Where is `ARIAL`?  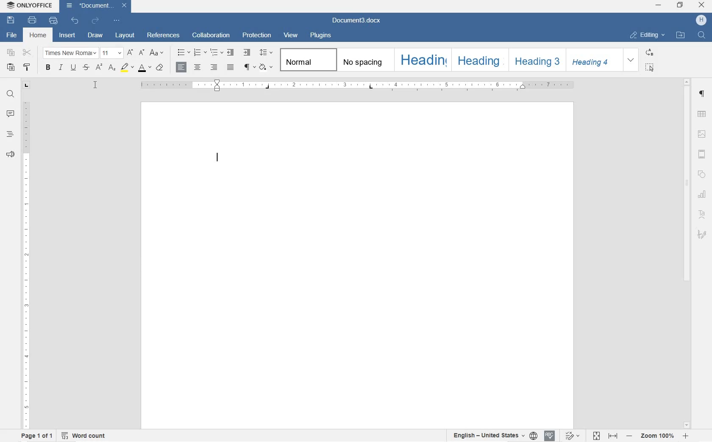
ARIAL is located at coordinates (70, 54).